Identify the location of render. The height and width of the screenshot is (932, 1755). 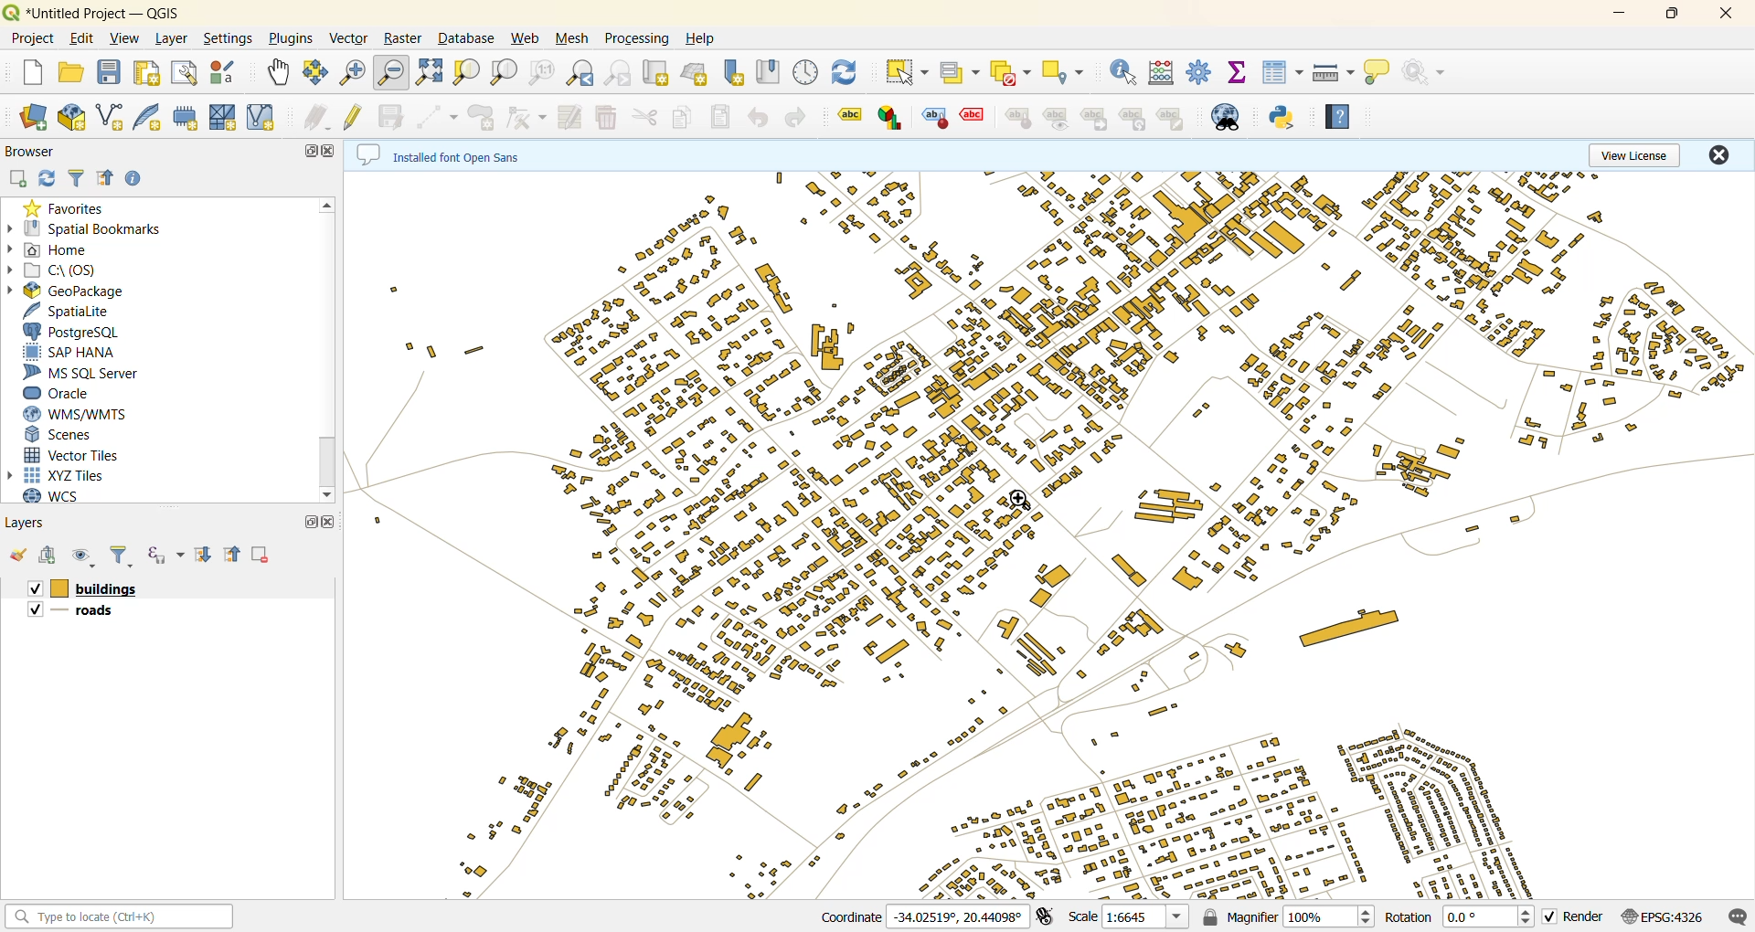
(1573, 917).